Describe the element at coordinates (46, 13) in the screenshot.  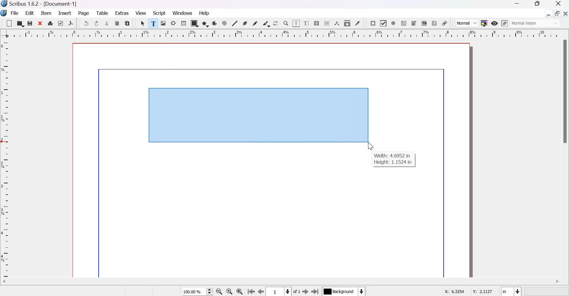
I see `Item` at that location.